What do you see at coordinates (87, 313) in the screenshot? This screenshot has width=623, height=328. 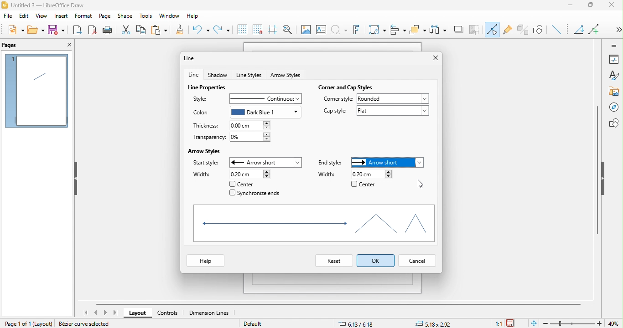 I see `first page` at bounding box center [87, 313].